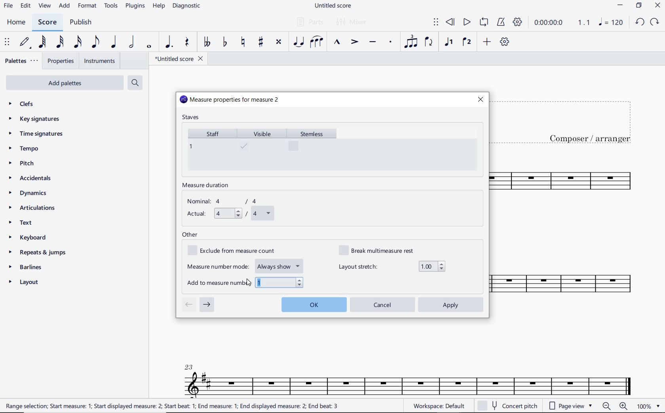  What do you see at coordinates (136, 83) in the screenshot?
I see `SEARCH PALETTES` at bounding box center [136, 83].